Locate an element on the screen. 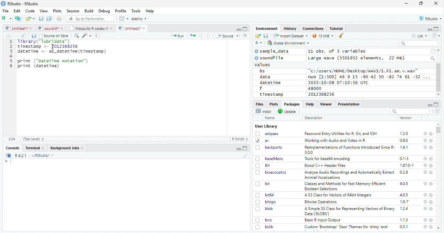  48000 is located at coordinates (314, 88).